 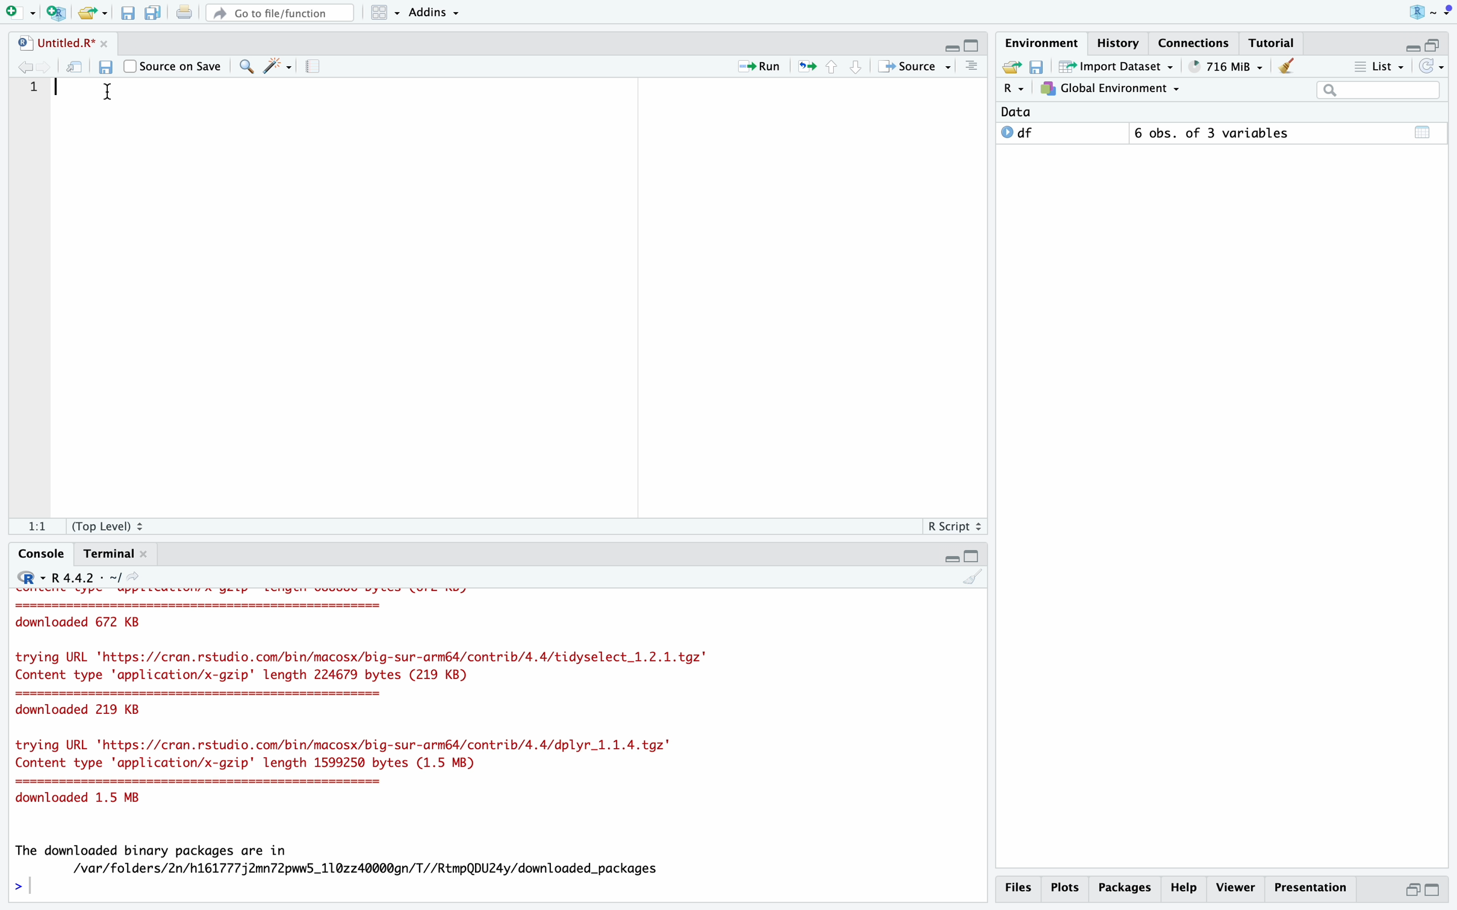 What do you see at coordinates (950, 46) in the screenshot?
I see `Hide` at bounding box center [950, 46].